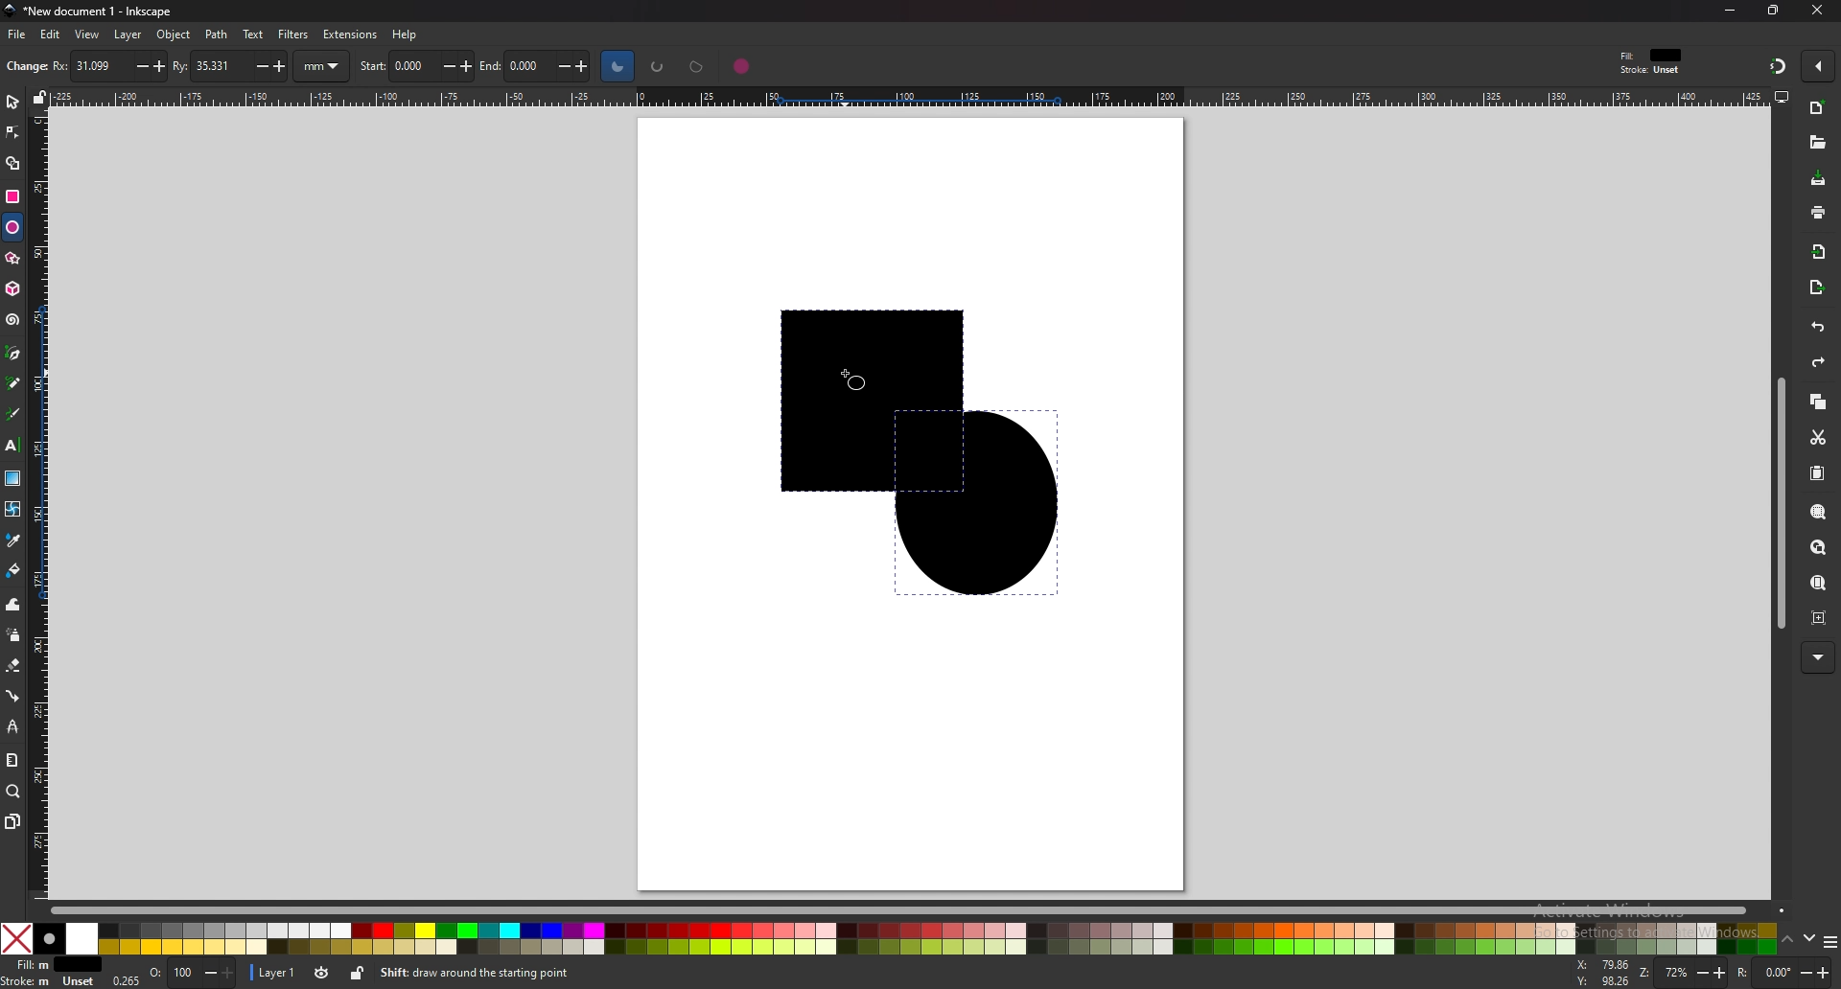 The width and height of the screenshot is (1841, 989). I want to click on print, so click(1821, 211).